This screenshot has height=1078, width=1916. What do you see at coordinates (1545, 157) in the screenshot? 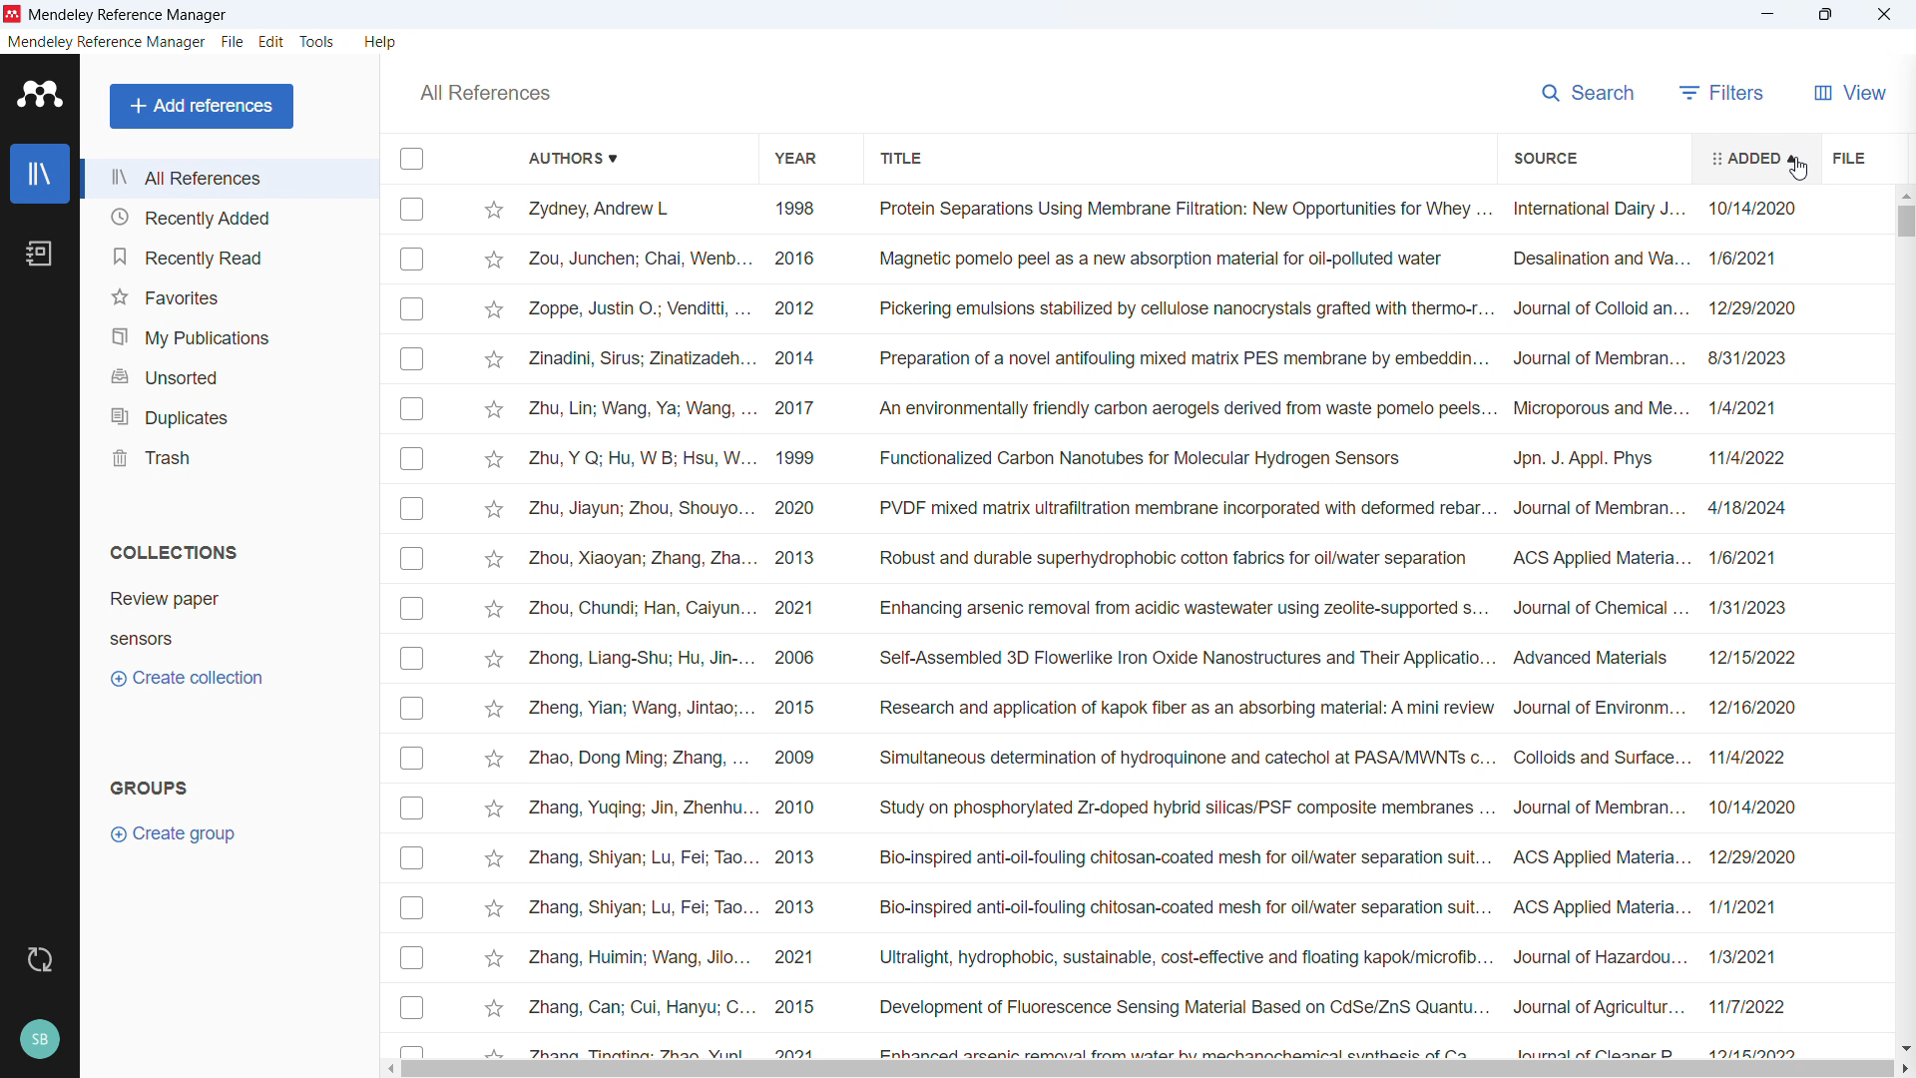
I see `Sort by source ` at bounding box center [1545, 157].